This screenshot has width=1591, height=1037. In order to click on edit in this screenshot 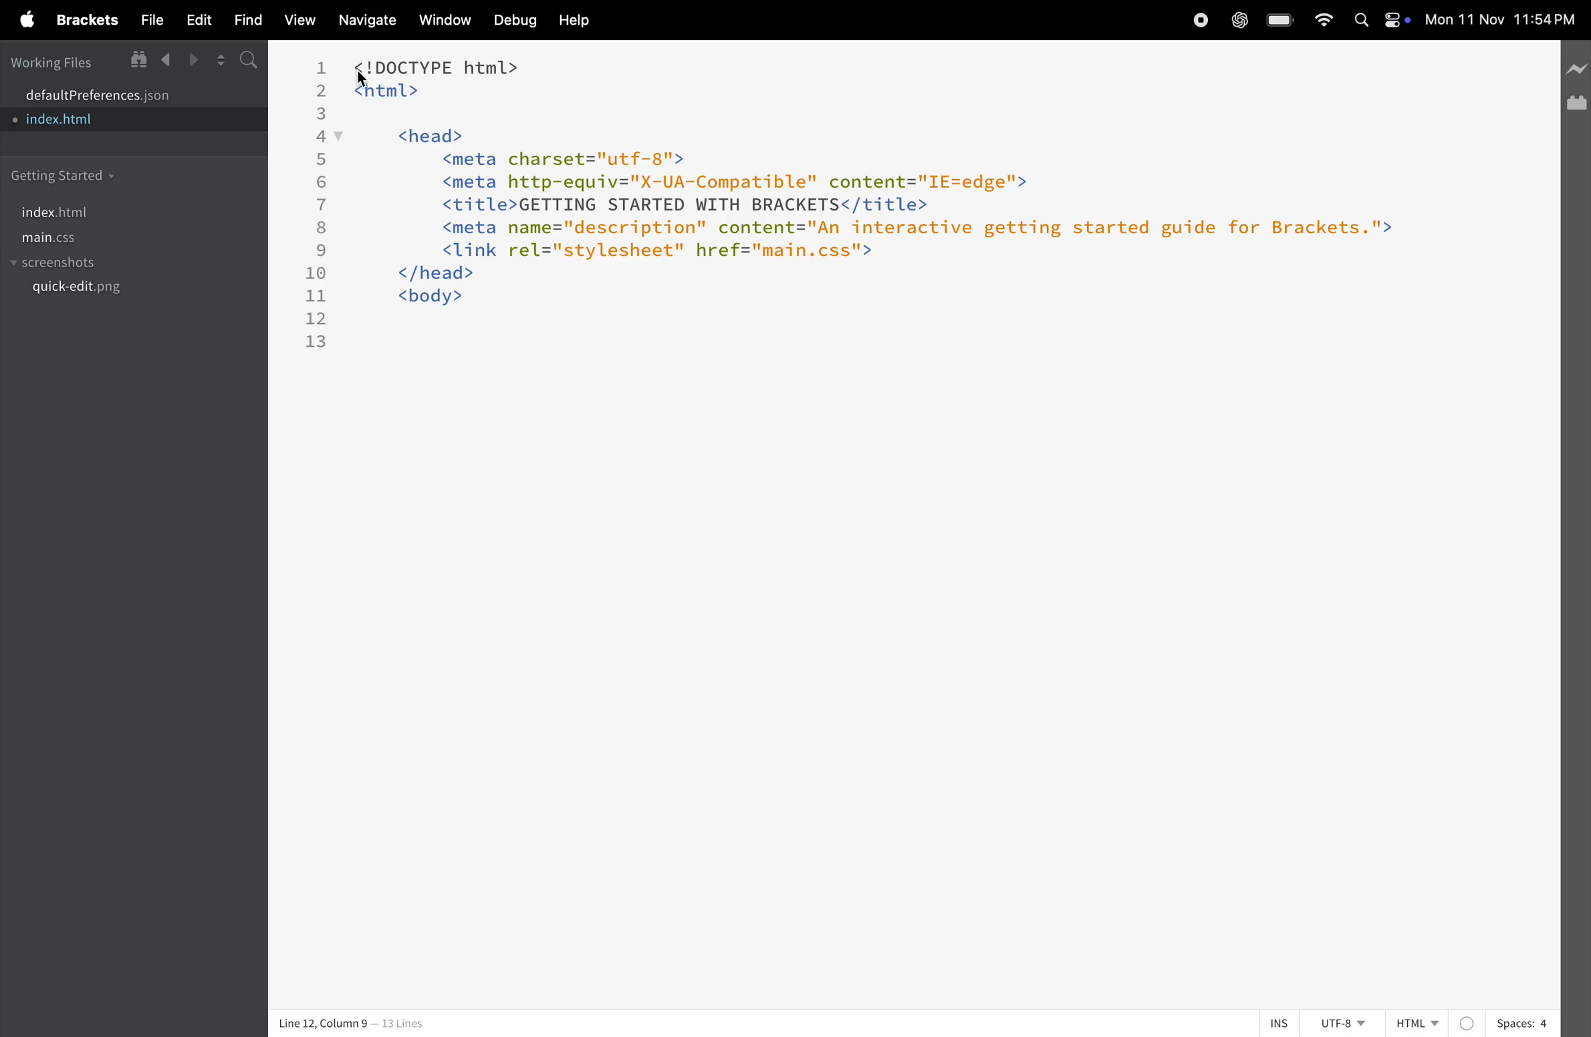, I will do `click(201, 19)`.